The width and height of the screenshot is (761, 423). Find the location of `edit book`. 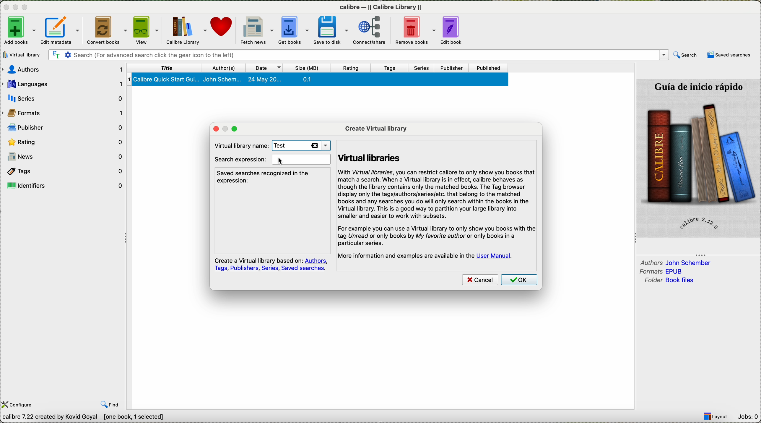

edit book is located at coordinates (455, 30).